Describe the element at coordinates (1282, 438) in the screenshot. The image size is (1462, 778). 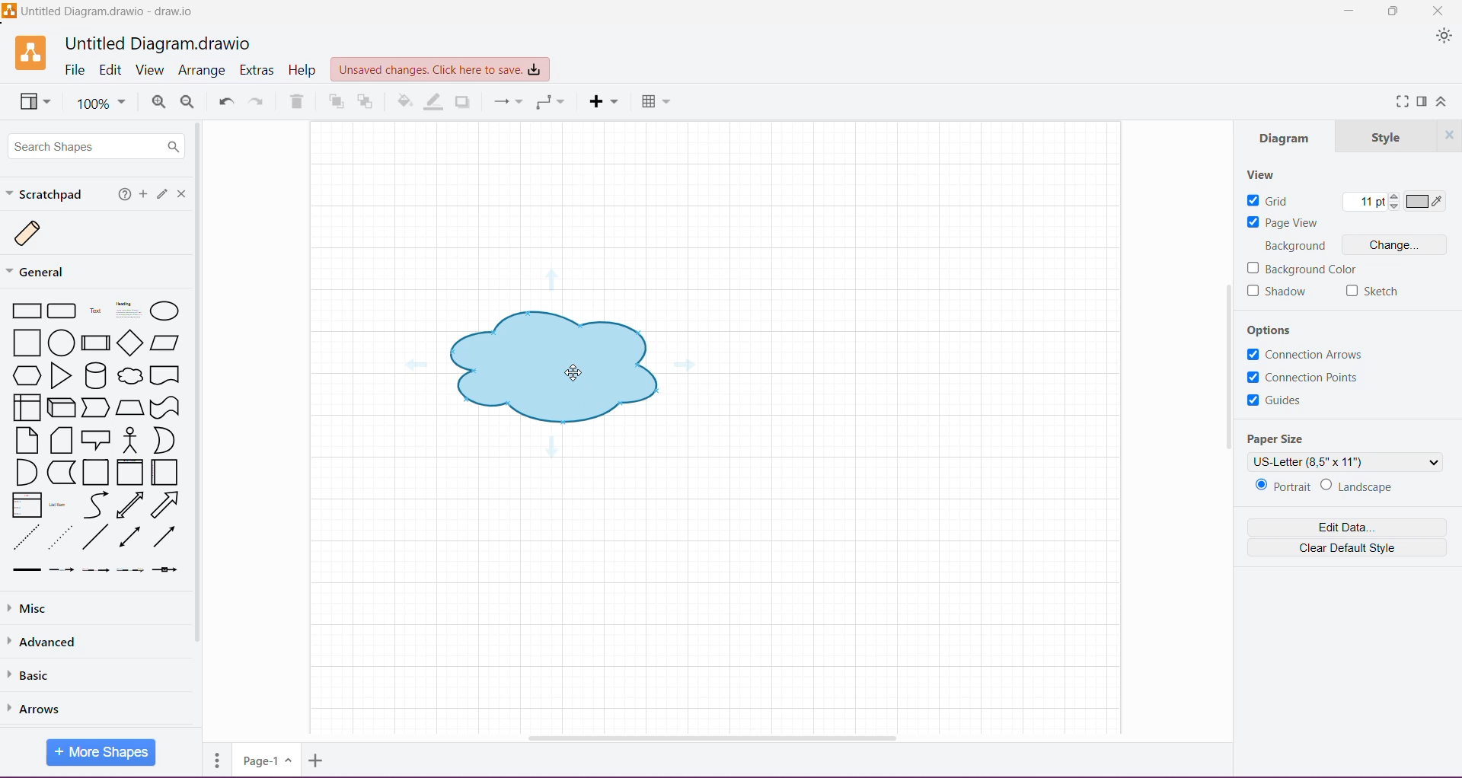
I see `Page Size` at that location.